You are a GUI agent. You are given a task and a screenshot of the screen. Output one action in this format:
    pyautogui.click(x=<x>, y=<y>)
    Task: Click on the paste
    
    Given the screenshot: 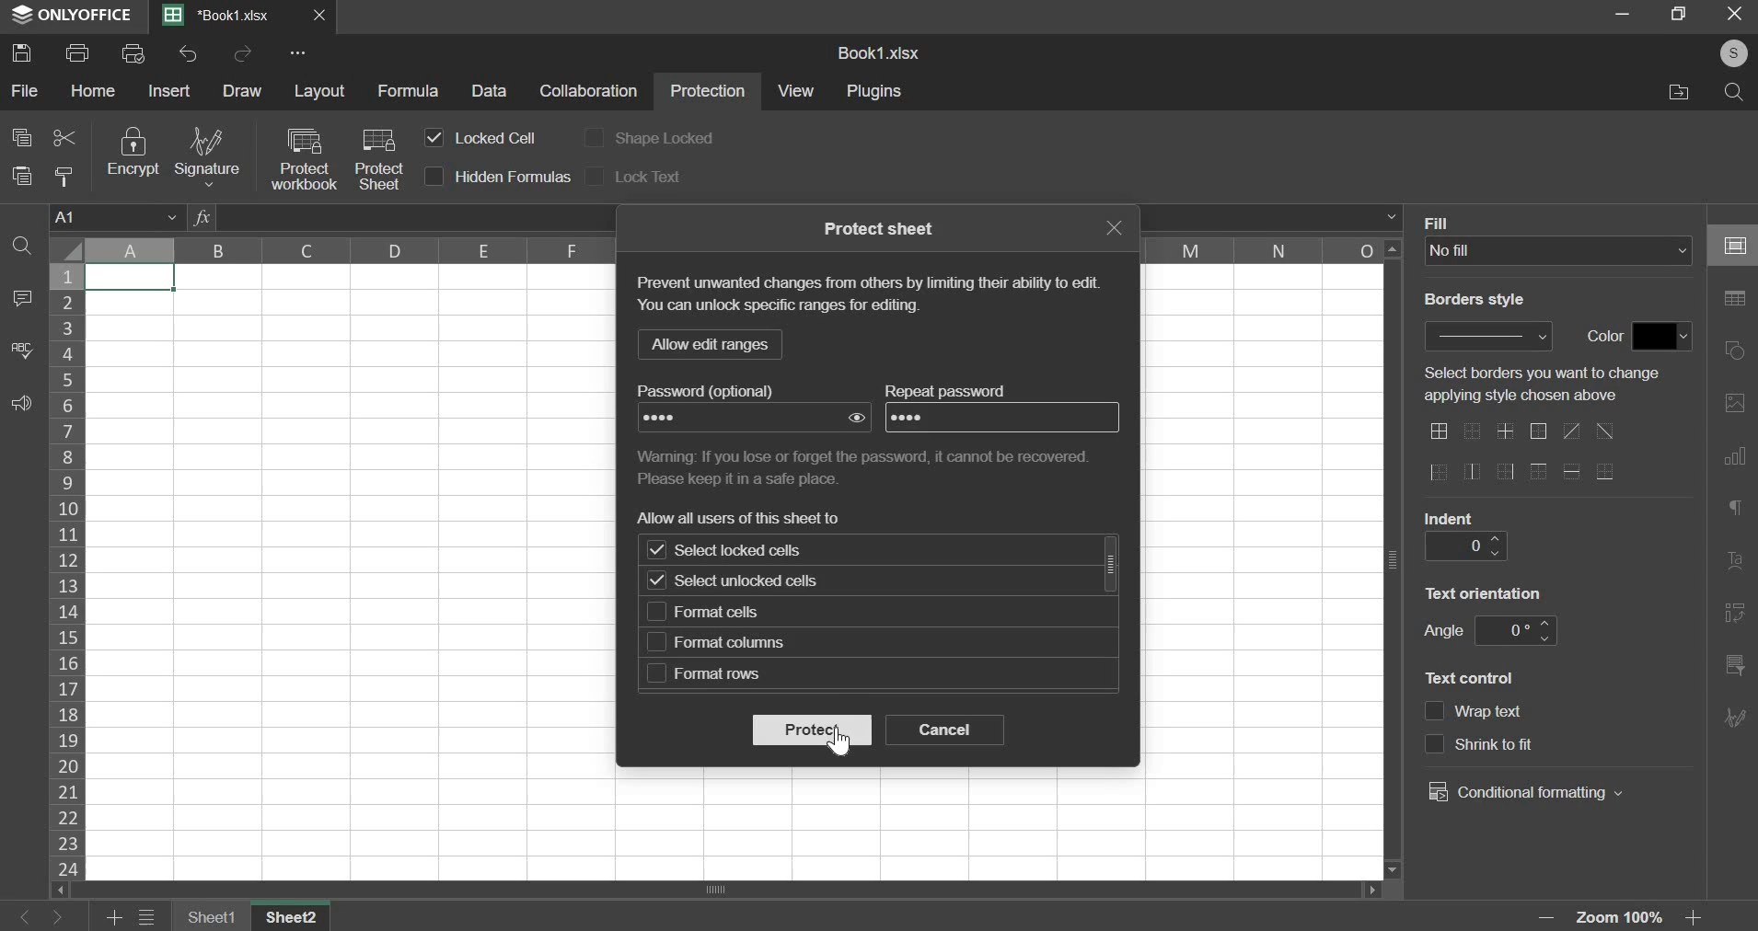 What is the action you would take?
    pyautogui.click(x=21, y=174)
    